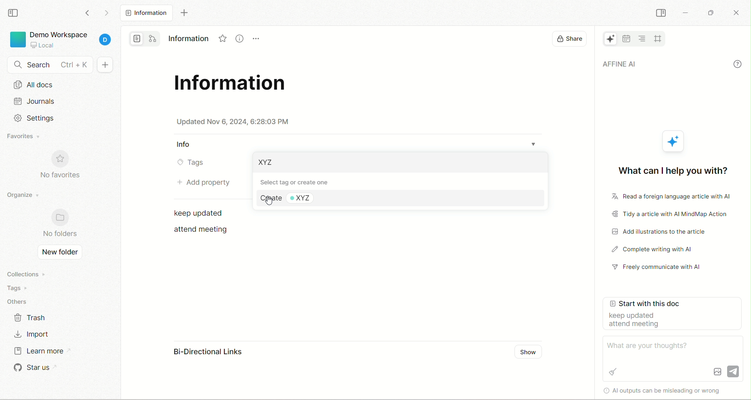 Image resolution: width=751 pixels, height=400 pixels. Describe the element at coordinates (24, 273) in the screenshot. I see `collections` at that location.